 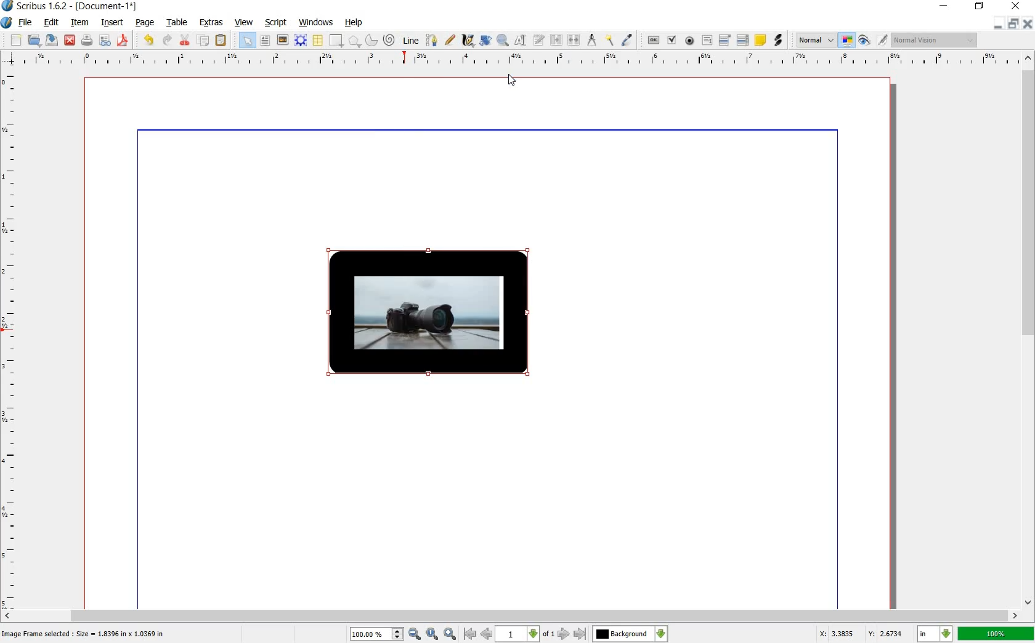 I want to click on Image inserted in the rectangle frame, so click(x=427, y=312).